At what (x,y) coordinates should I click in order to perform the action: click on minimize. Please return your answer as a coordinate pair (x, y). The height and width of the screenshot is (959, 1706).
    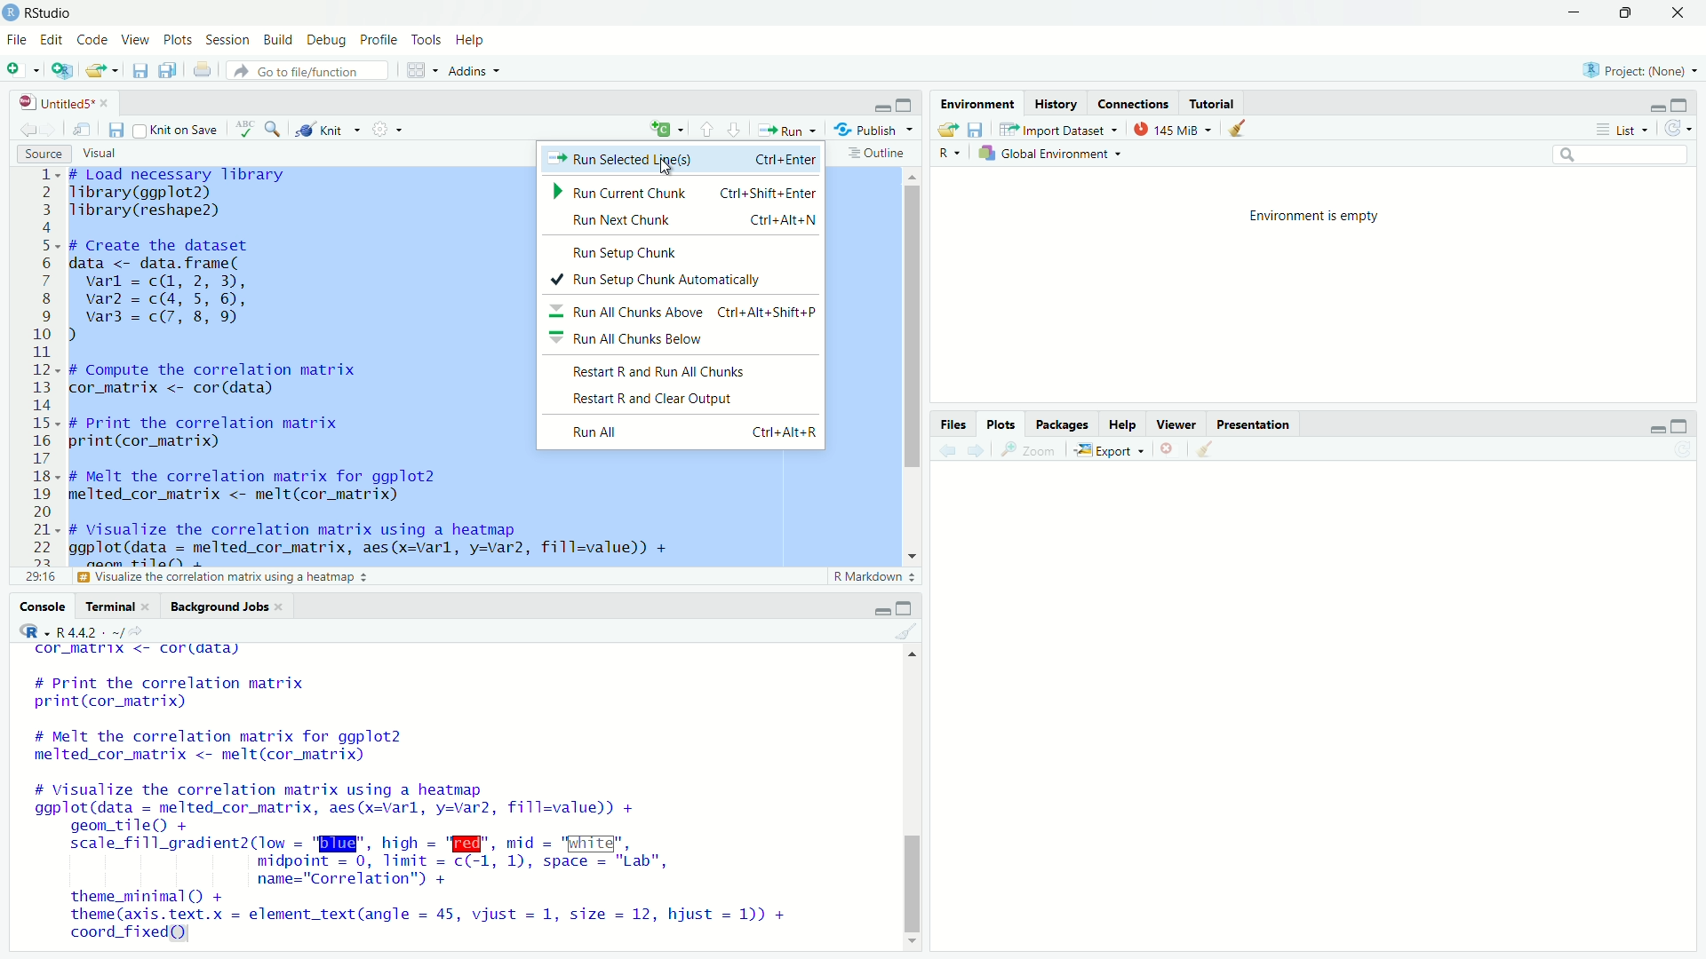
    Looking at the image, I should click on (1659, 427).